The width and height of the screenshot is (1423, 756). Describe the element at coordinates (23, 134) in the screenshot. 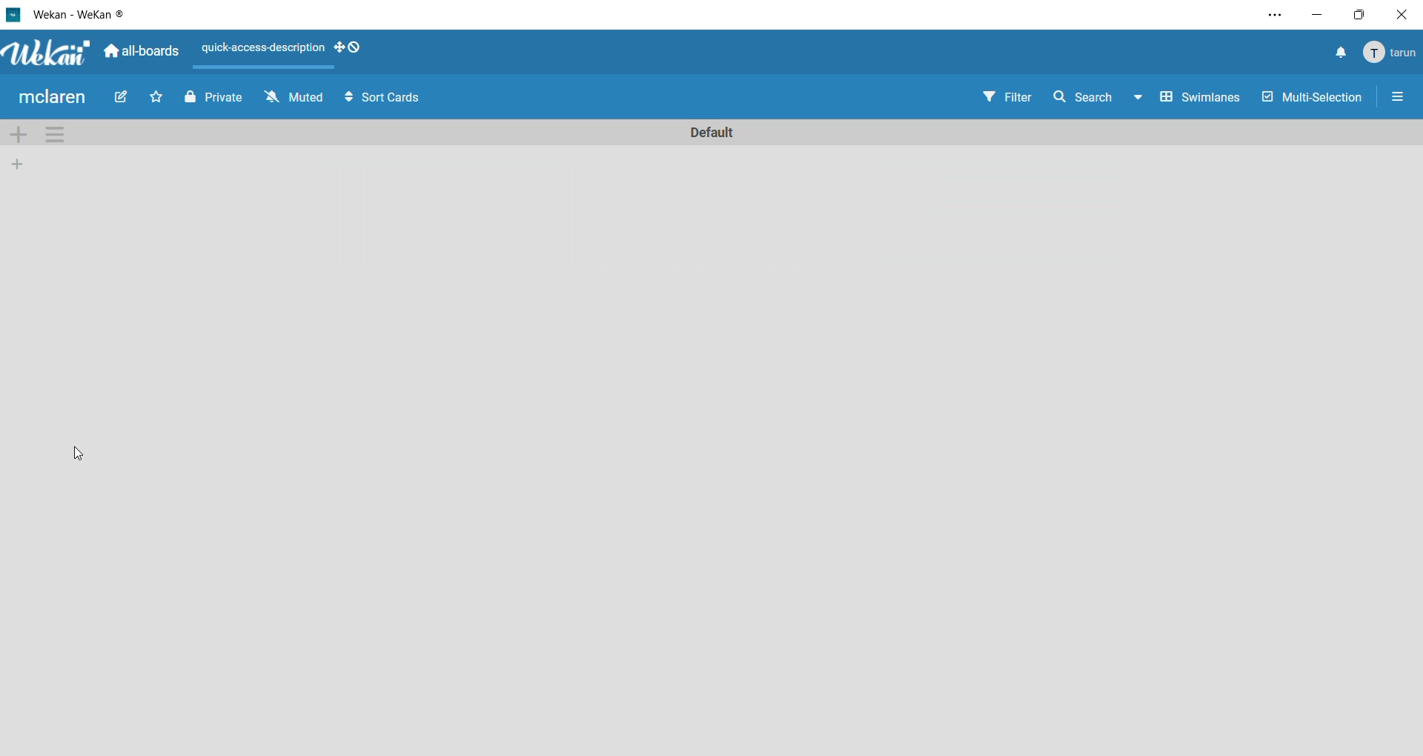

I see `add swimlane` at that location.